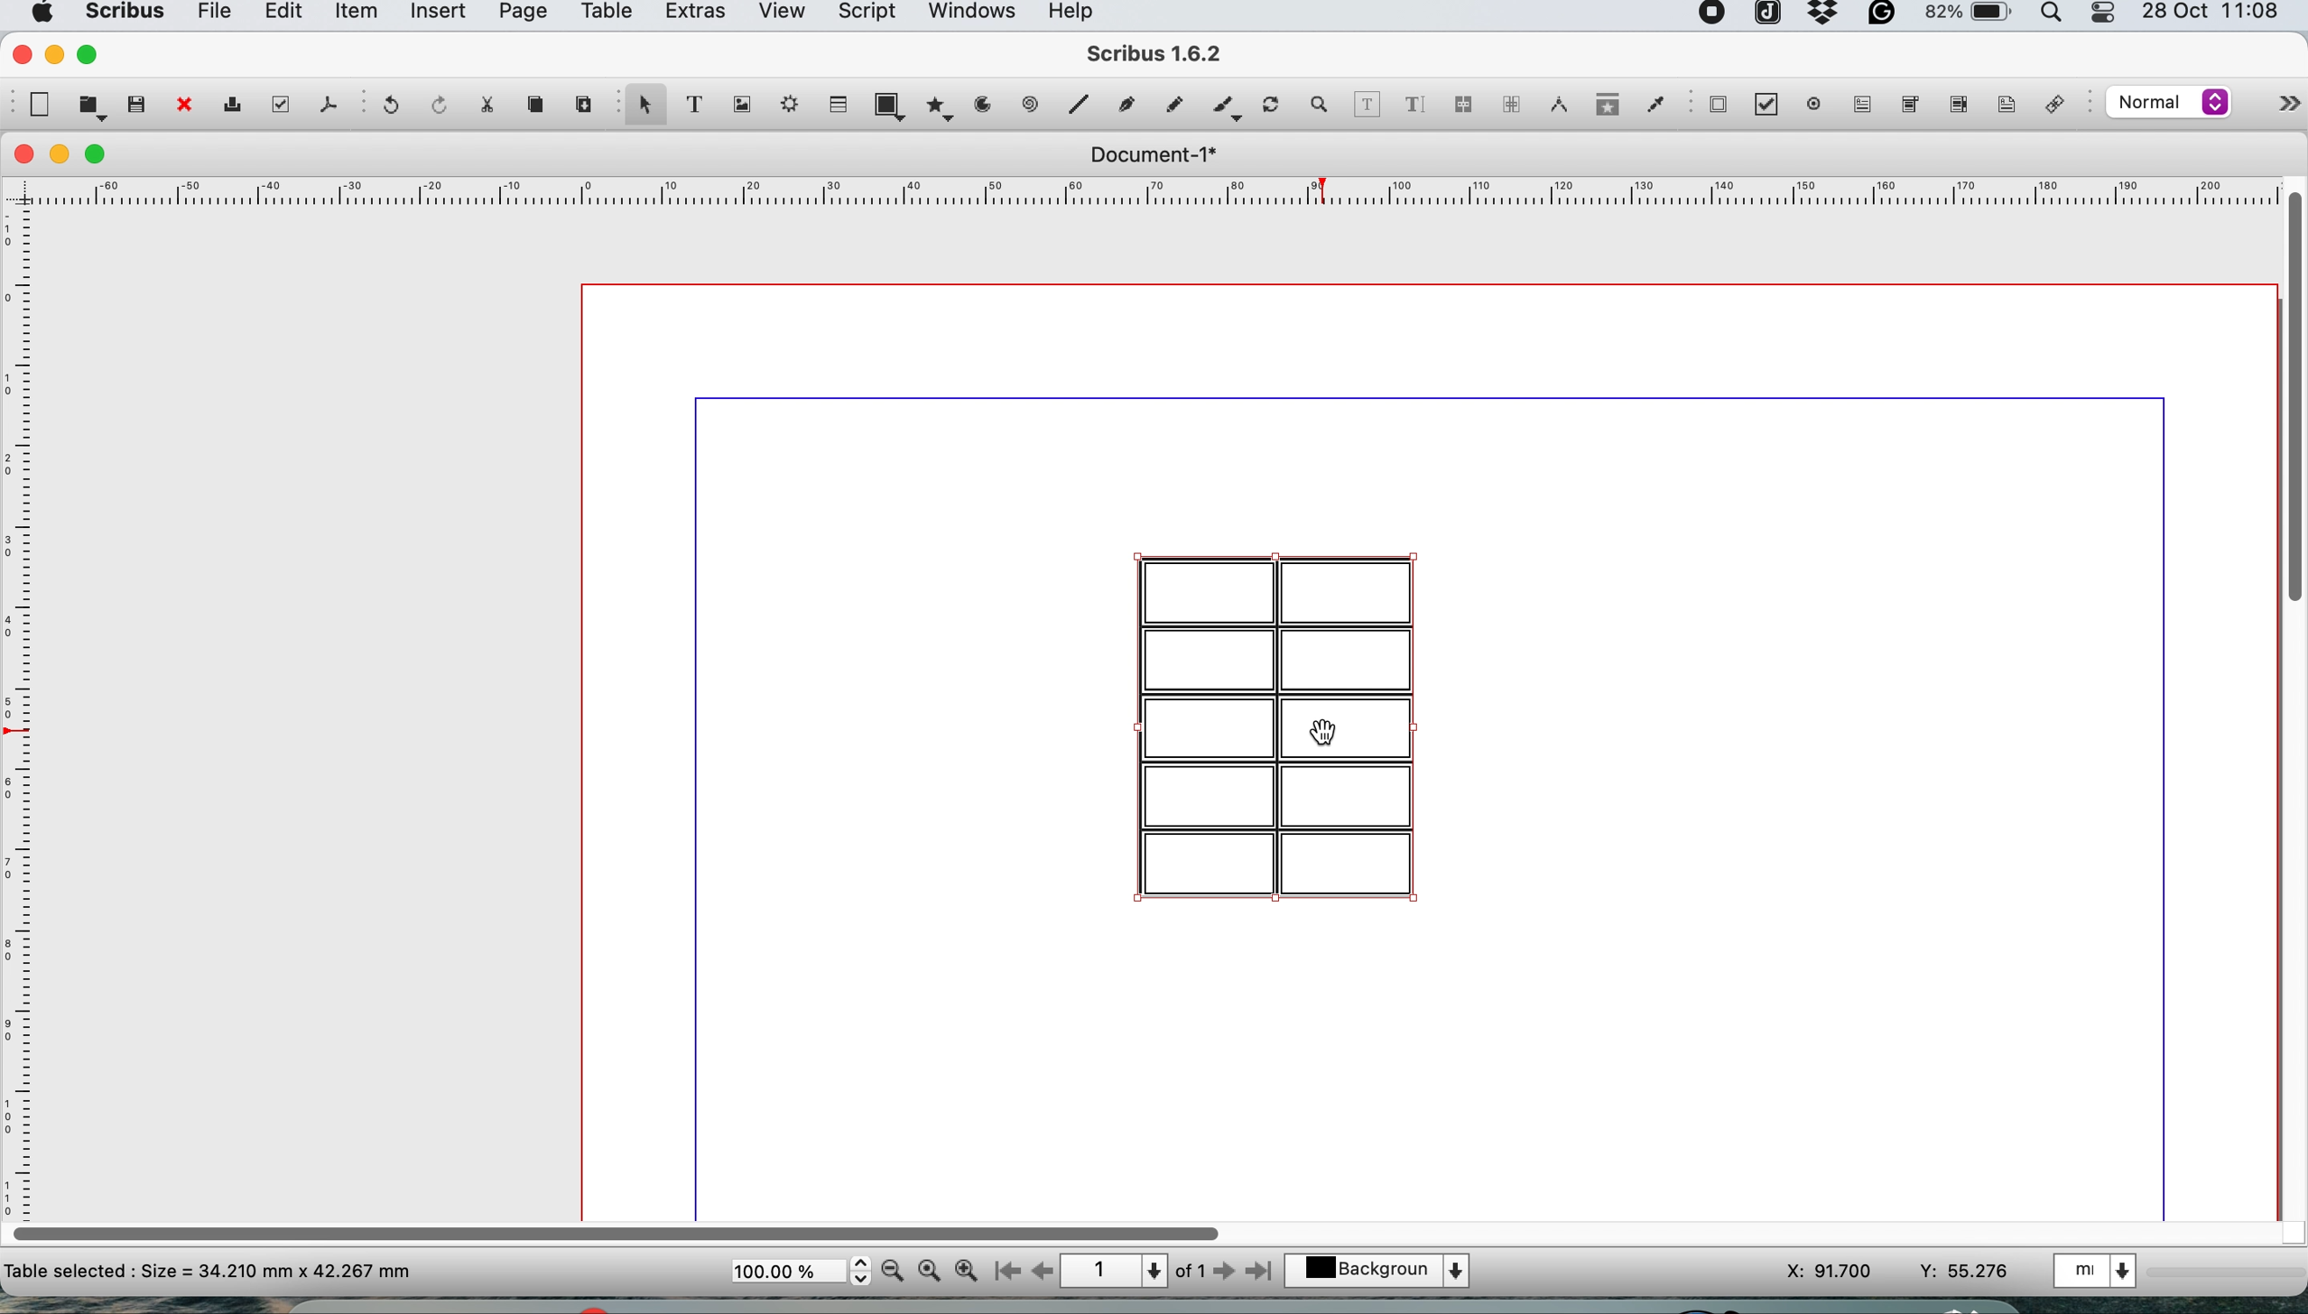 This screenshot has height=1314, width=2308. Describe the element at coordinates (1766, 16) in the screenshot. I see `joplin` at that location.